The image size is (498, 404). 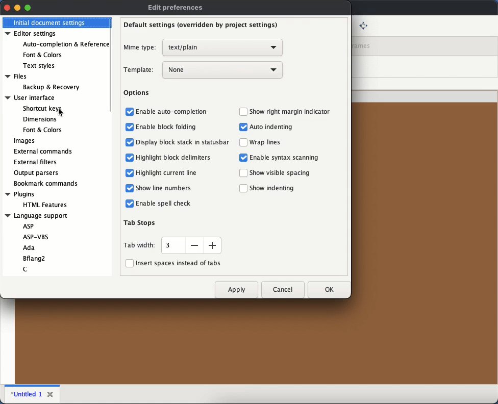 What do you see at coordinates (62, 112) in the screenshot?
I see `cursor` at bounding box center [62, 112].